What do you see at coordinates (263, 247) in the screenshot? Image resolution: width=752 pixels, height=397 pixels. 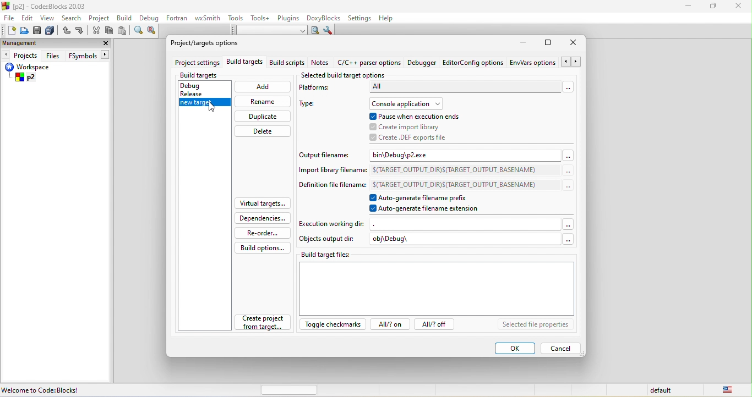 I see `build options` at bounding box center [263, 247].